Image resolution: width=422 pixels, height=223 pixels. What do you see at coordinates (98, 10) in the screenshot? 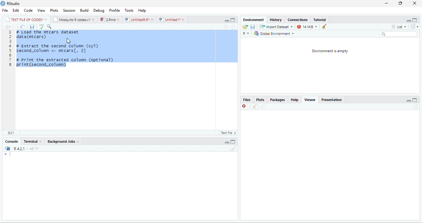
I see `Debug` at bounding box center [98, 10].